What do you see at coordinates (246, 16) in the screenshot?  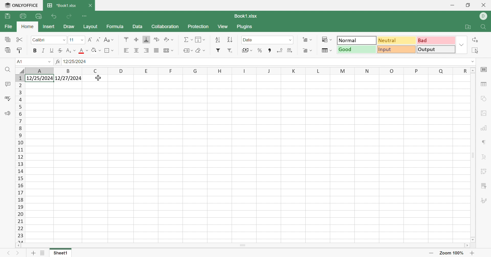 I see `Book1.xlsx` at bounding box center [246, 16].